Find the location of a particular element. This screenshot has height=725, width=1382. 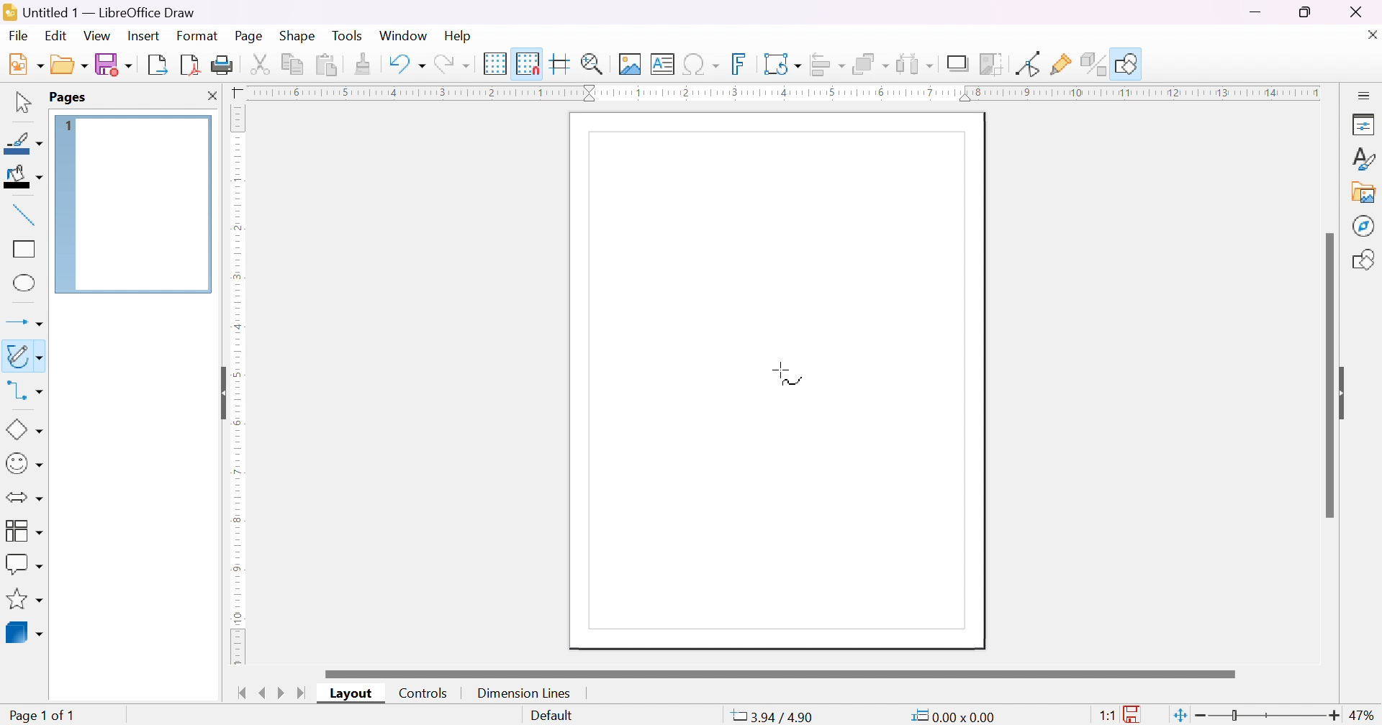

insert image is located at coordinates (630, 64).